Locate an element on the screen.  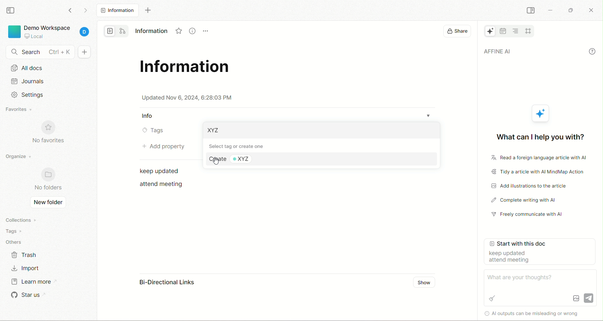
display is located at coordinates (455, 32).